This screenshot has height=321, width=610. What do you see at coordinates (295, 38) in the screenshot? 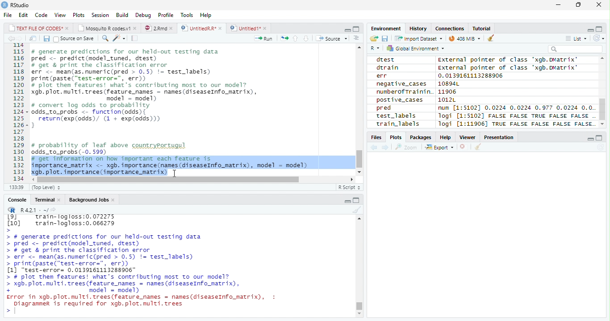
I see `Up` at bounding box center [295, 38].